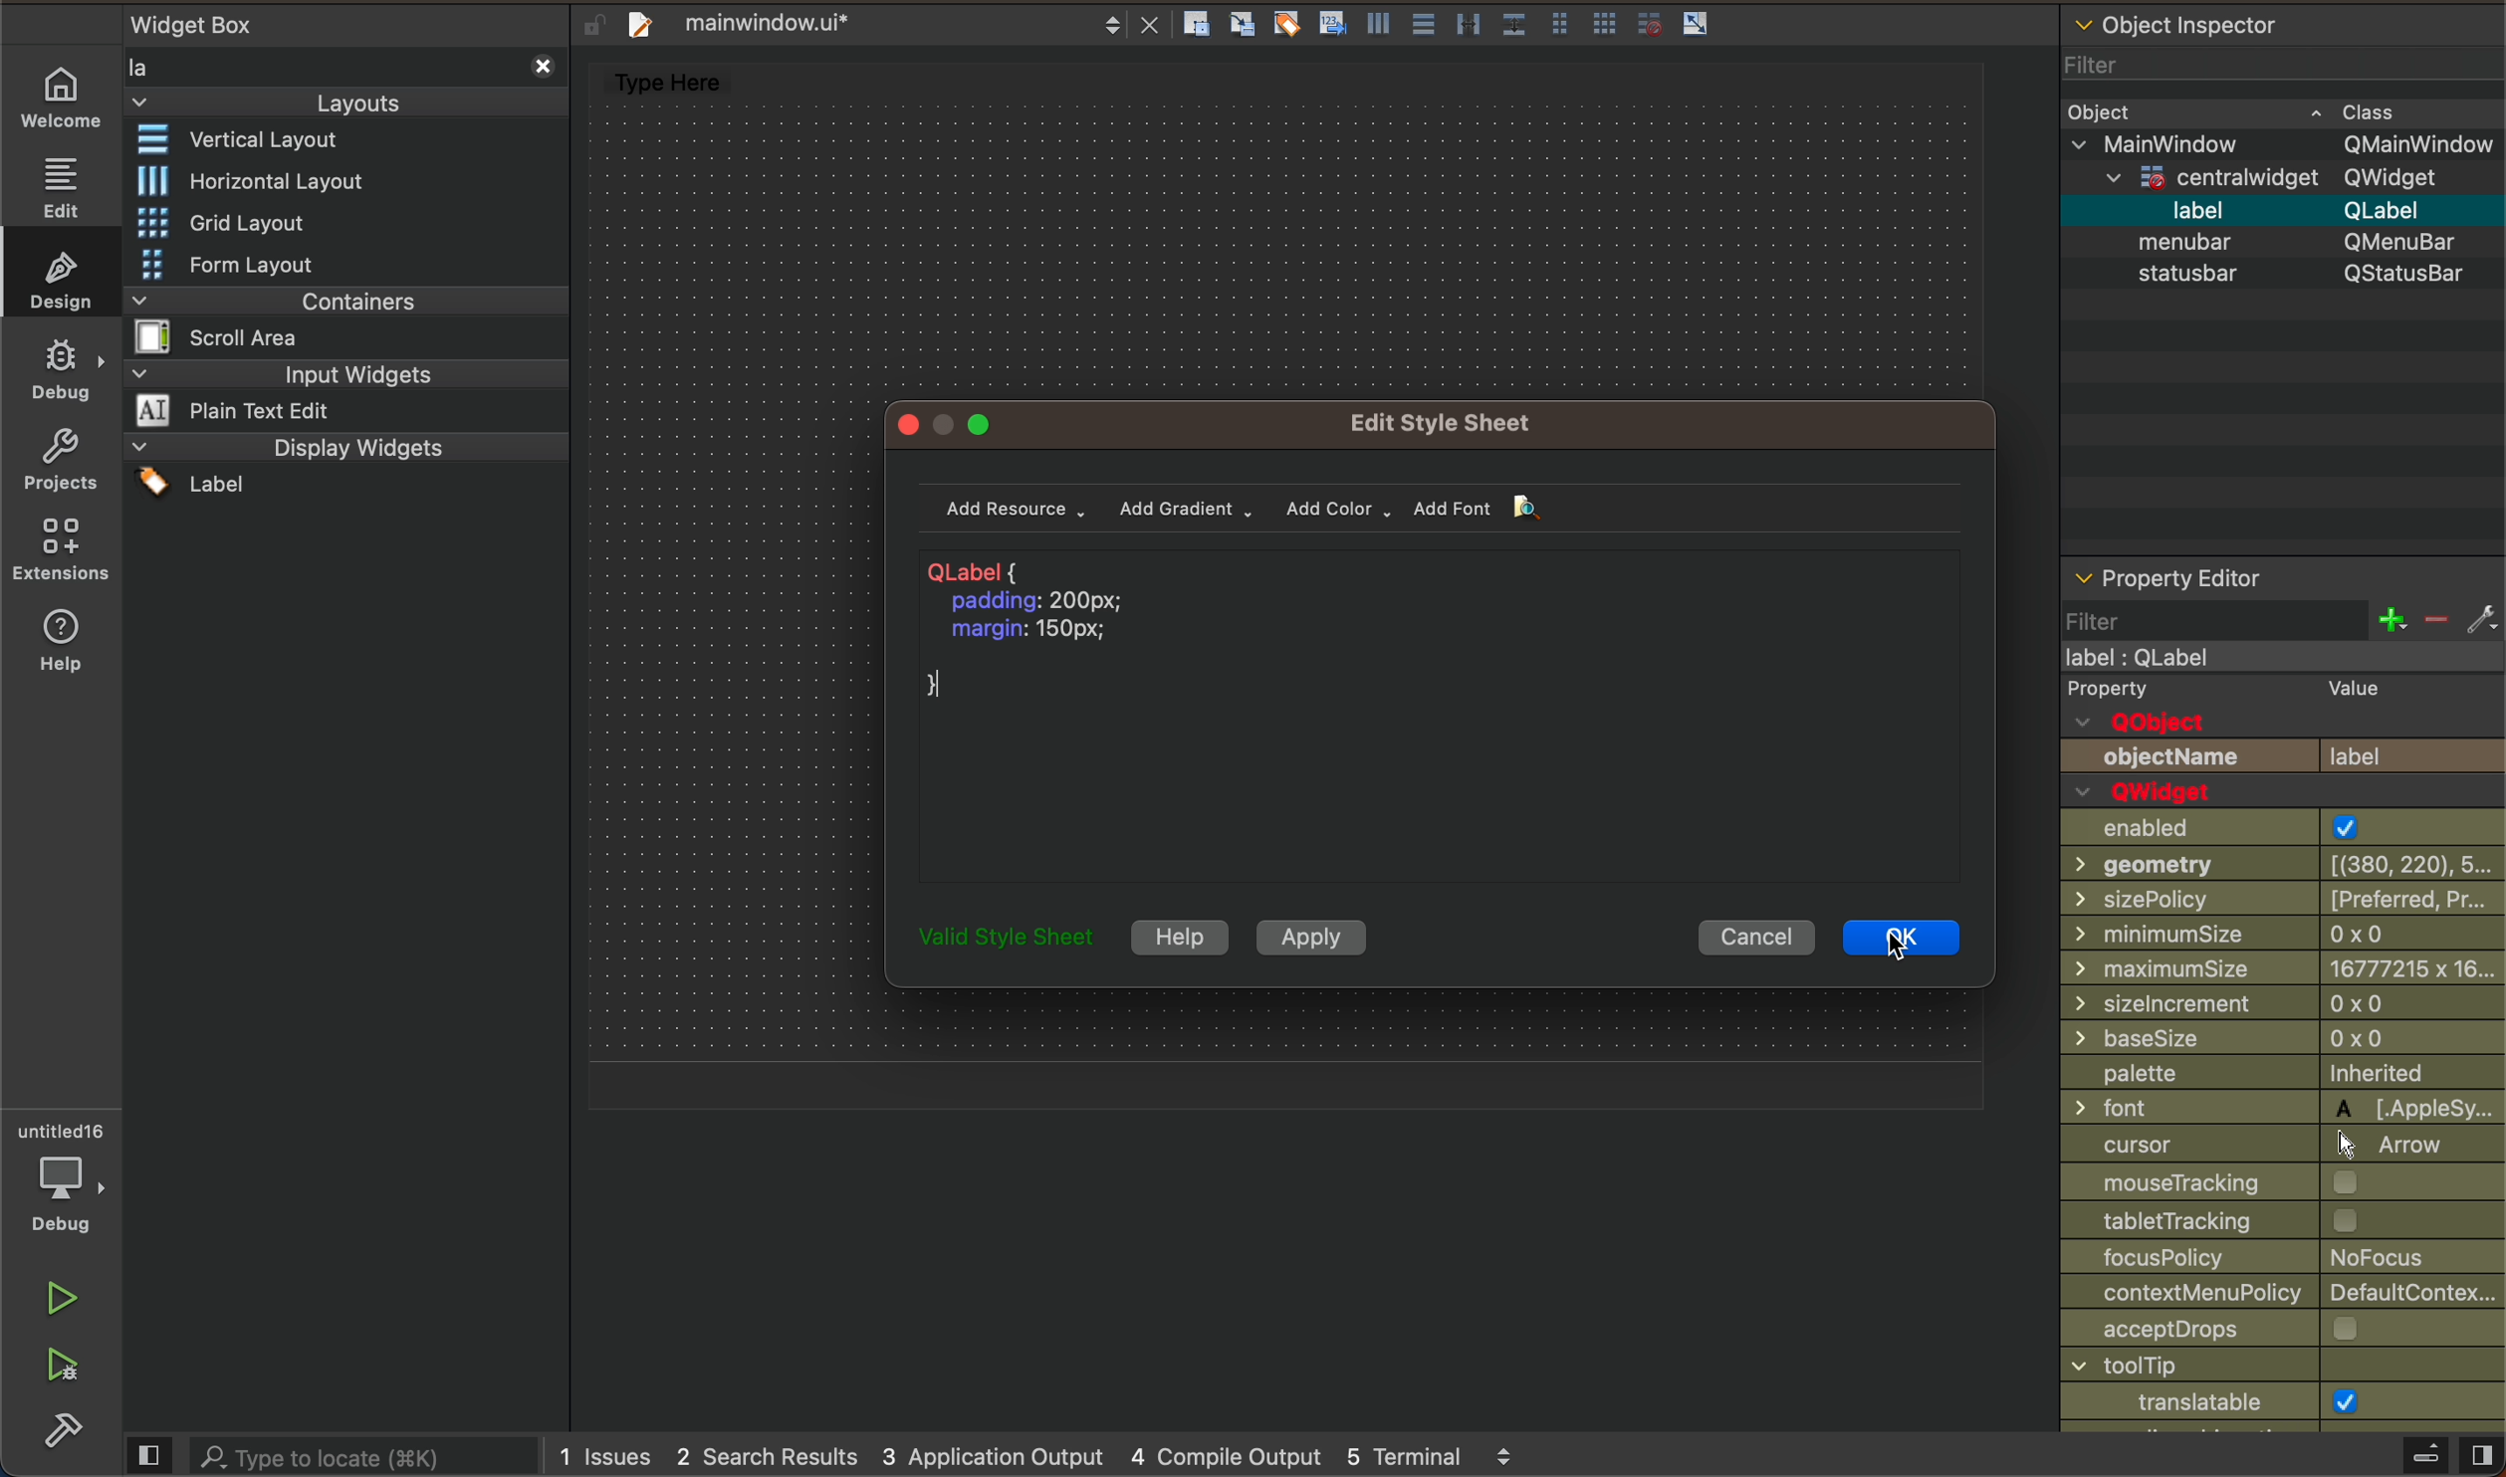 This screenshot has height=1477, width=2506. What do you see at coordinates (258, 143) in the screenshot?
I see `widget layout` at bounding box center [258, 143].